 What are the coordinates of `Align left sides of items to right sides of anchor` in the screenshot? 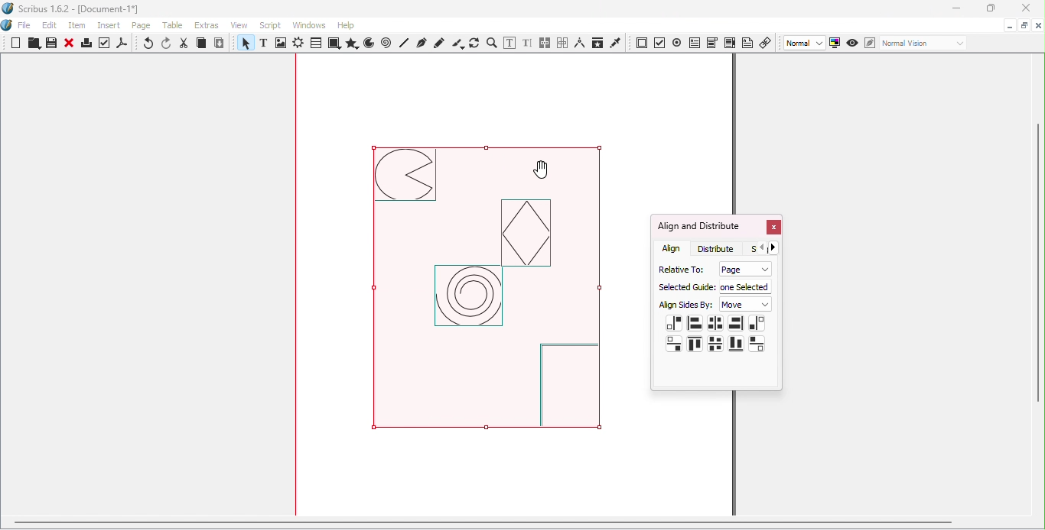 It's located at (757, 324).